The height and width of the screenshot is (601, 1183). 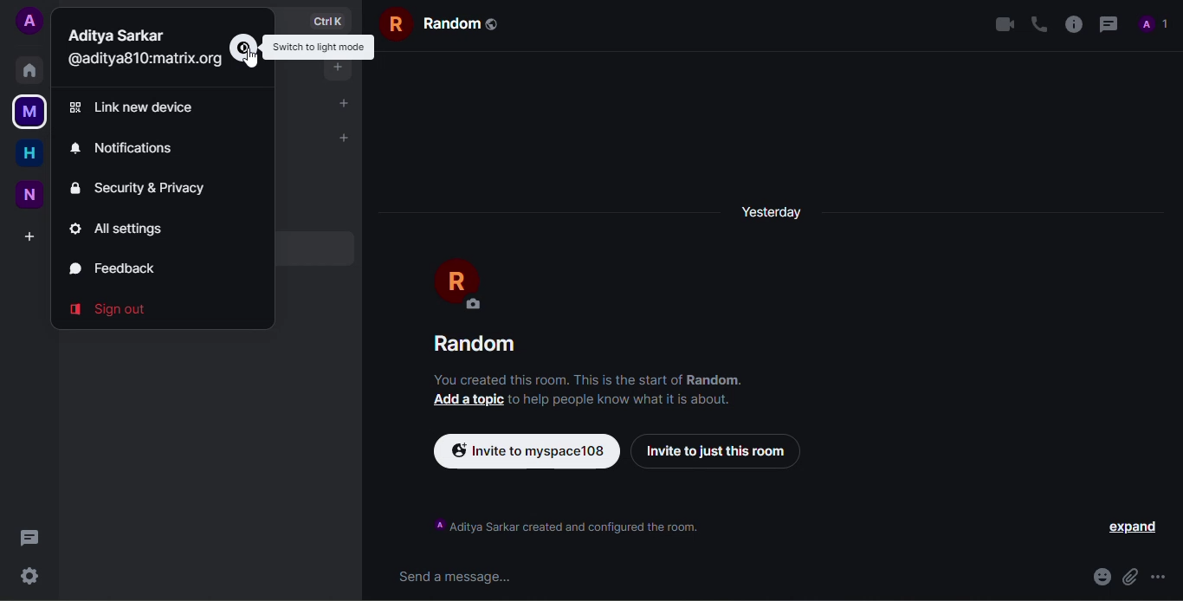 I want to click on dark mode, so click(x=762, y=117).